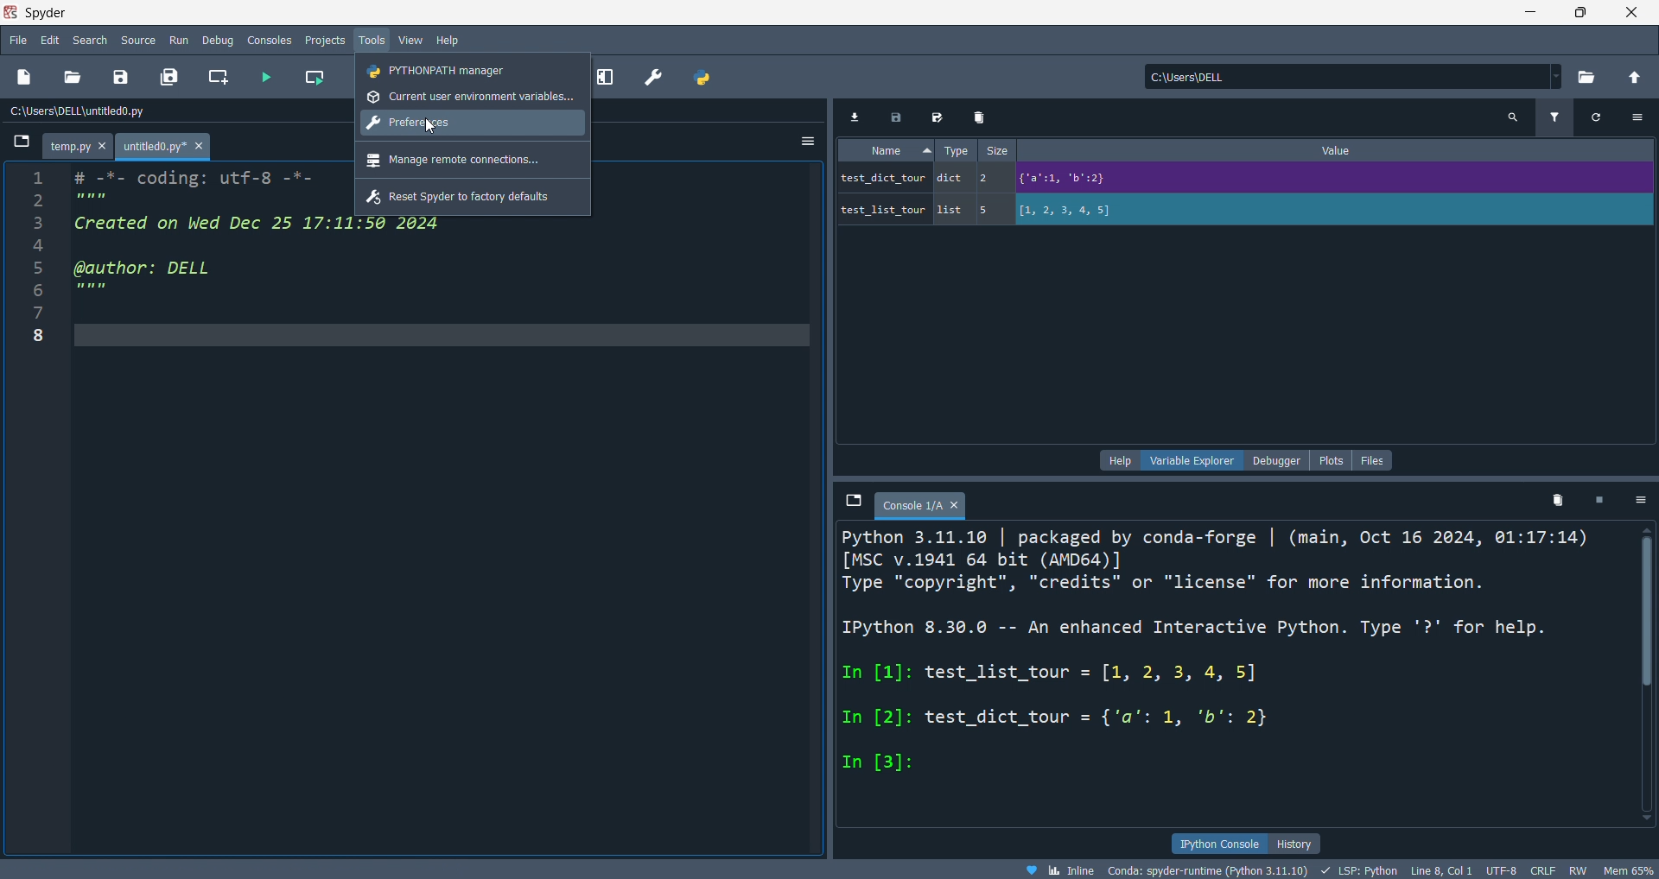  Describe the element at coordinates (1334, 458) in the screenshot. I see `plots` at that location.